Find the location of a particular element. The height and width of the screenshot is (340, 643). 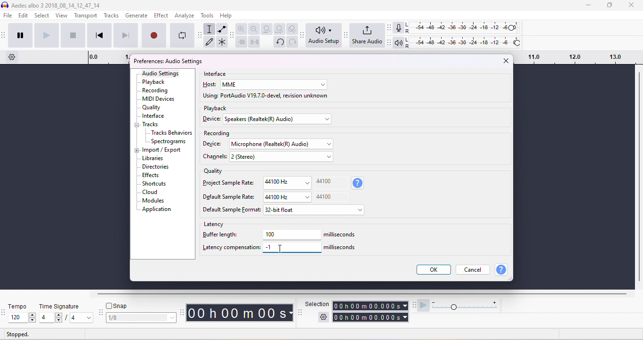

Audacity audio setup toolbar is located at coordinates (303, 35).